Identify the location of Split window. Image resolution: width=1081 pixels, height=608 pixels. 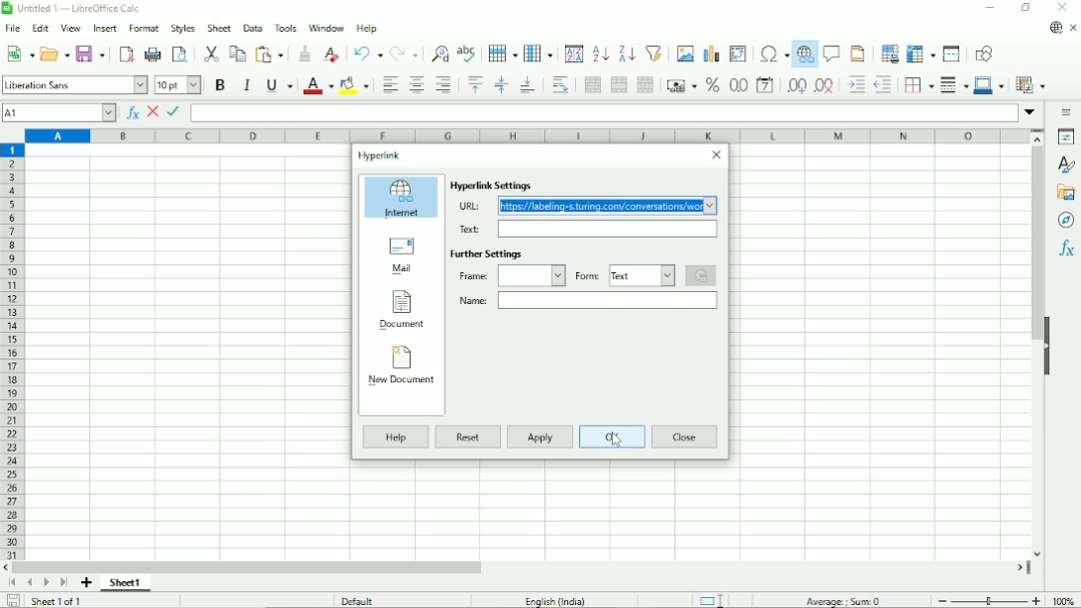
(951, 53).